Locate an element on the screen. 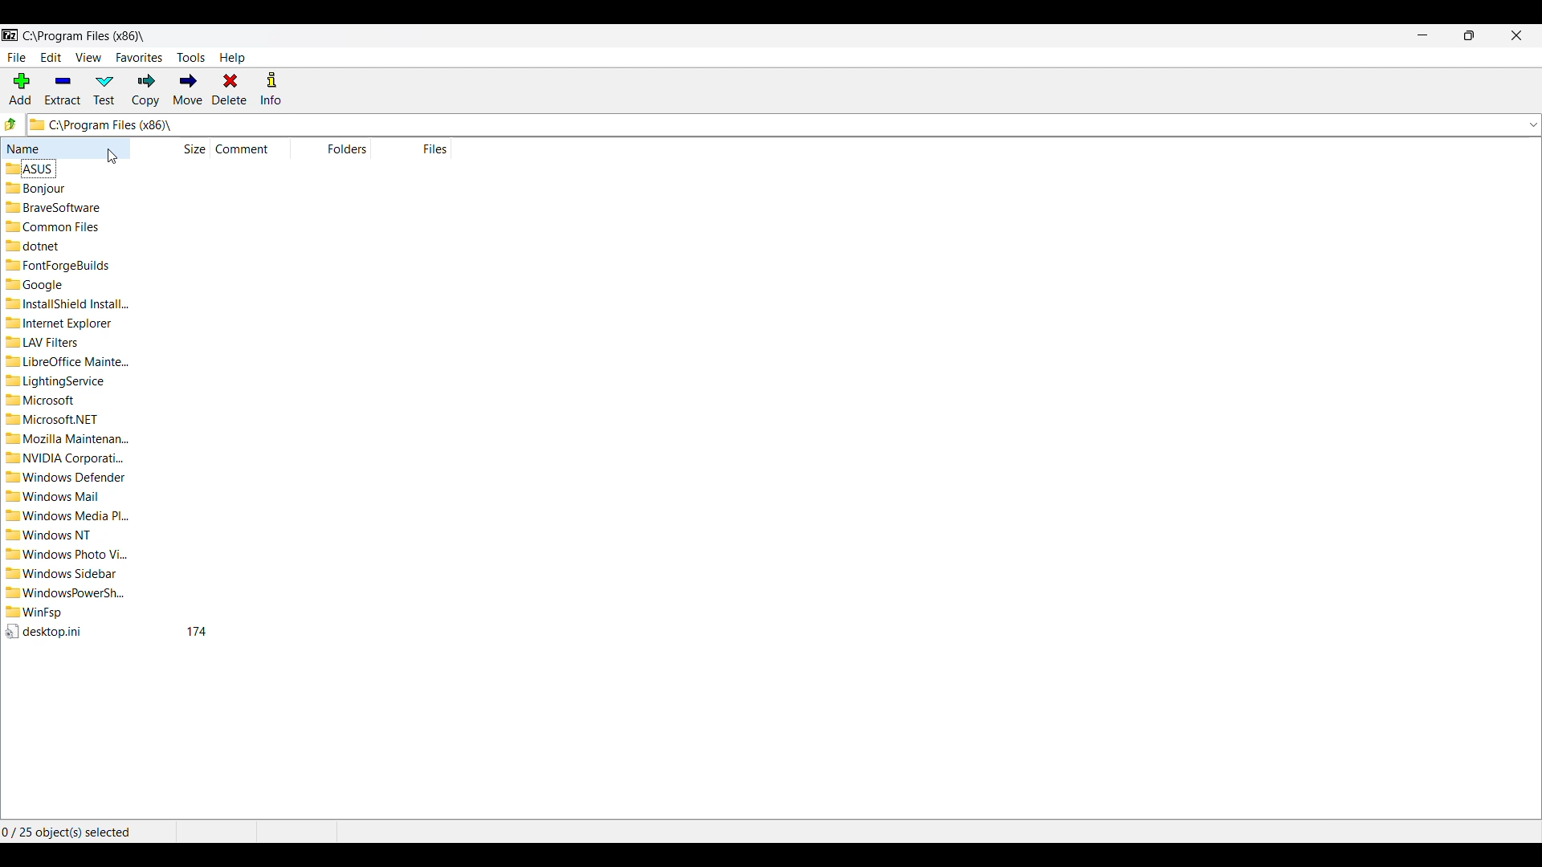 The height and width of the screenshot is (867, 1542). BraveSoftware is located at coordinates (54, 209).